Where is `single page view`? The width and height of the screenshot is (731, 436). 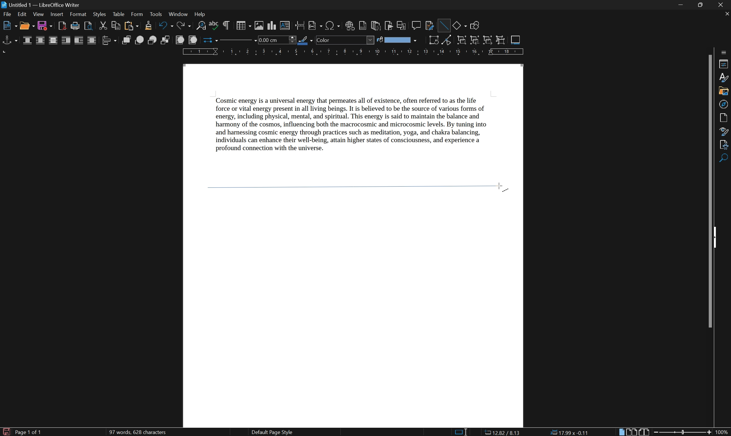
single page view is located at coordinates (622, 432).